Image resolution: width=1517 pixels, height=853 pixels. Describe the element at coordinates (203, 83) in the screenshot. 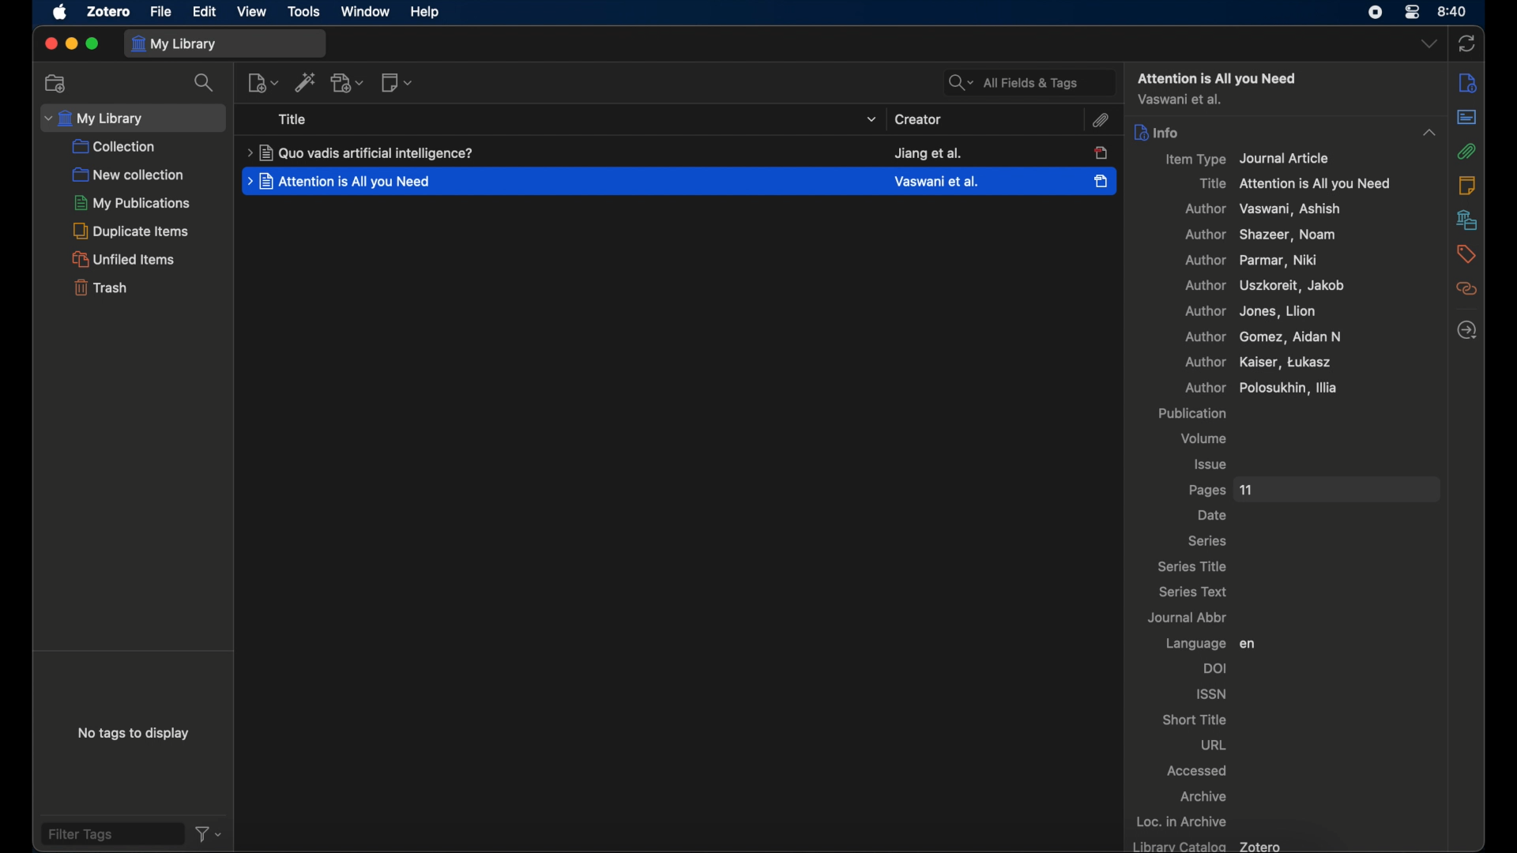

I see `search` at that location.